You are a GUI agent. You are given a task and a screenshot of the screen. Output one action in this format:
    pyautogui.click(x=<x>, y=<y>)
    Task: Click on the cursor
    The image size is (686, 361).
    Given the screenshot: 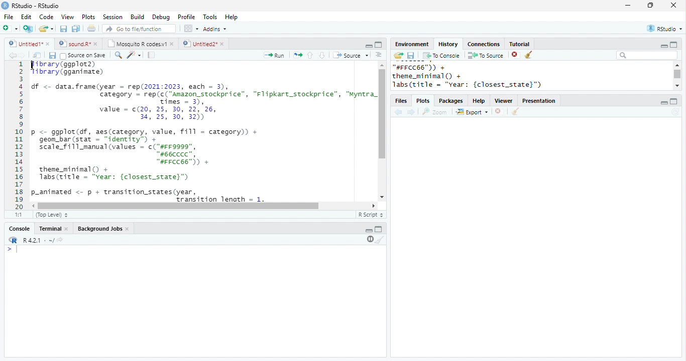 What is the action you would take?
    pyautogui.click(x=33, y=66)
    